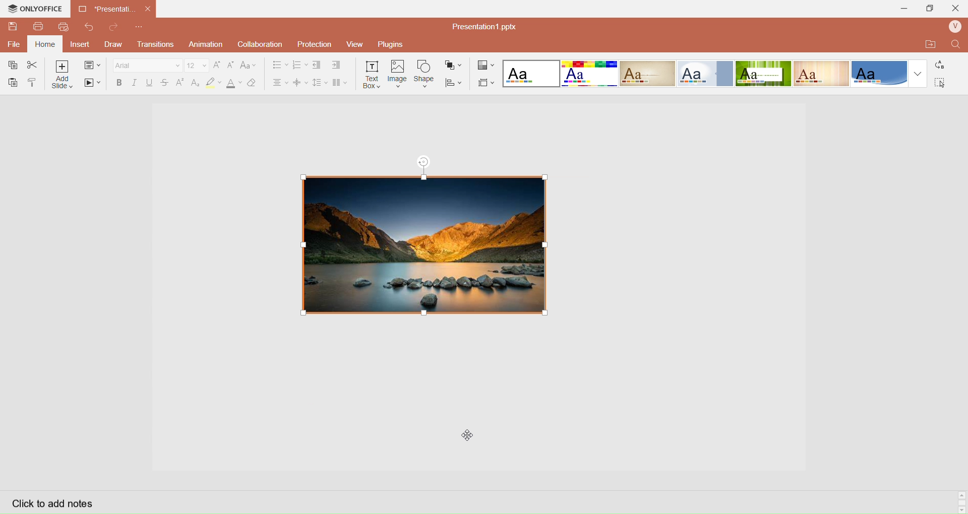 Image resolution: width=968 pixels, height=514 pixels. Describe the element at coordinates (108, 9) in the screenshot. I see `Current open document` at that location.